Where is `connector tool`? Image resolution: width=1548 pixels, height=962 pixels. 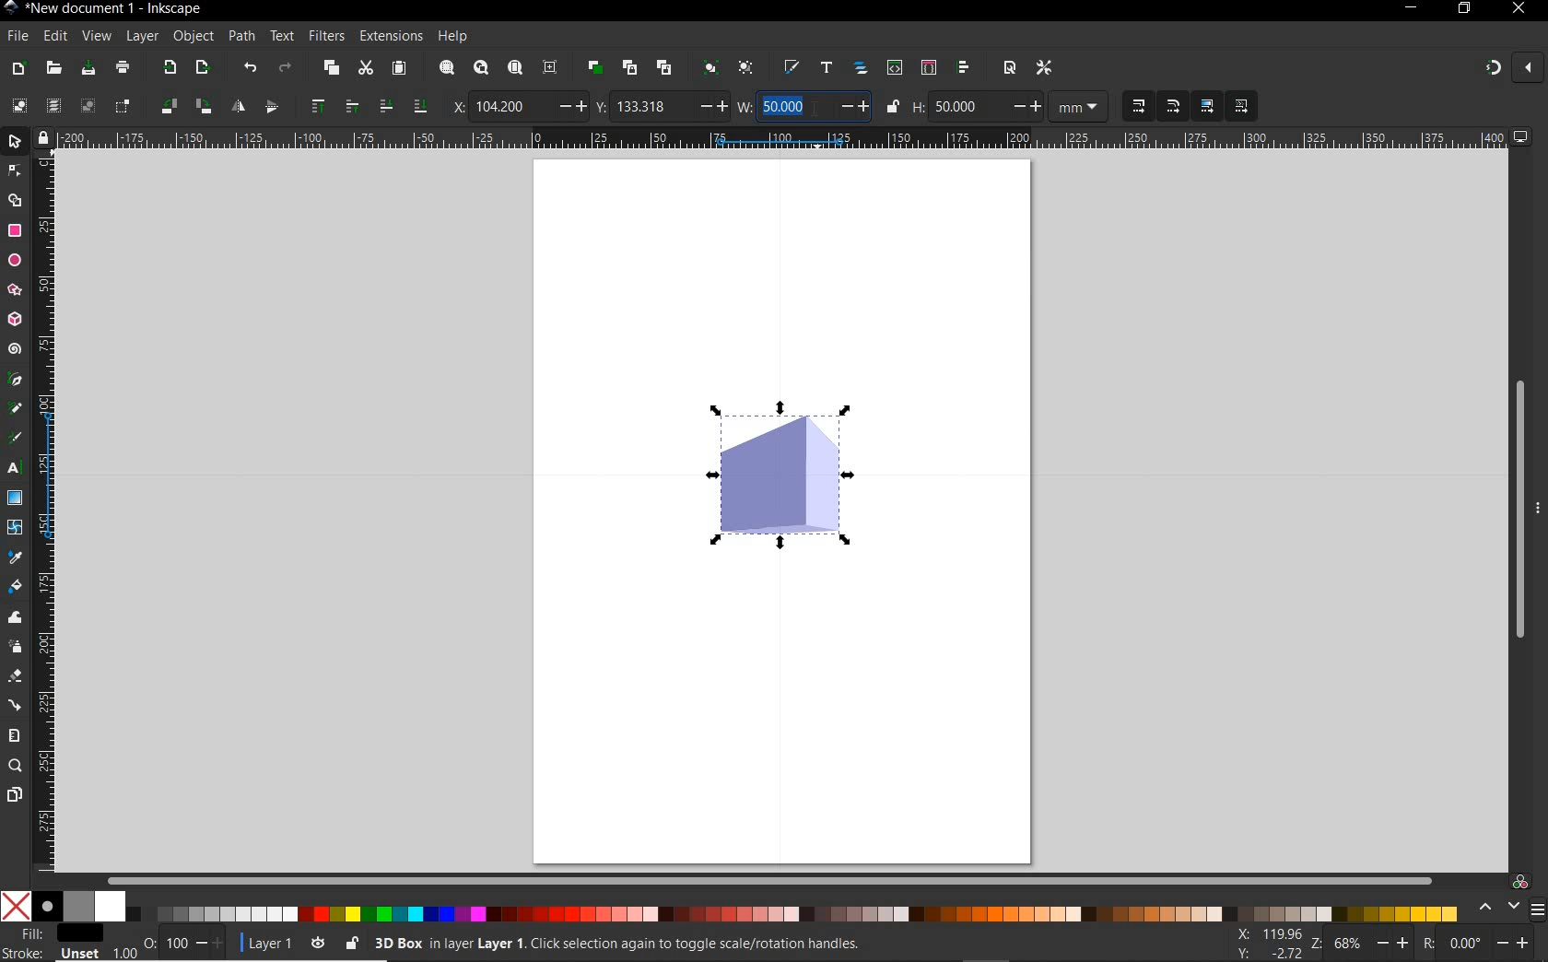
connector tool is located at coordinates (17, 706).